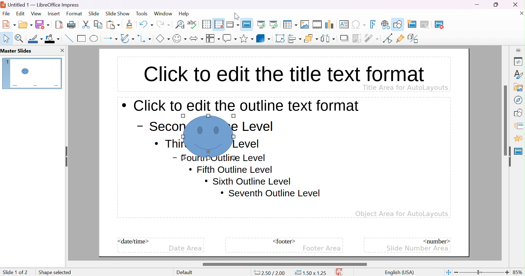 This screenshot has width=525, height=276. Describe the element at coordinates (478, 5) in the screenshot. I see `minimize` at that location.